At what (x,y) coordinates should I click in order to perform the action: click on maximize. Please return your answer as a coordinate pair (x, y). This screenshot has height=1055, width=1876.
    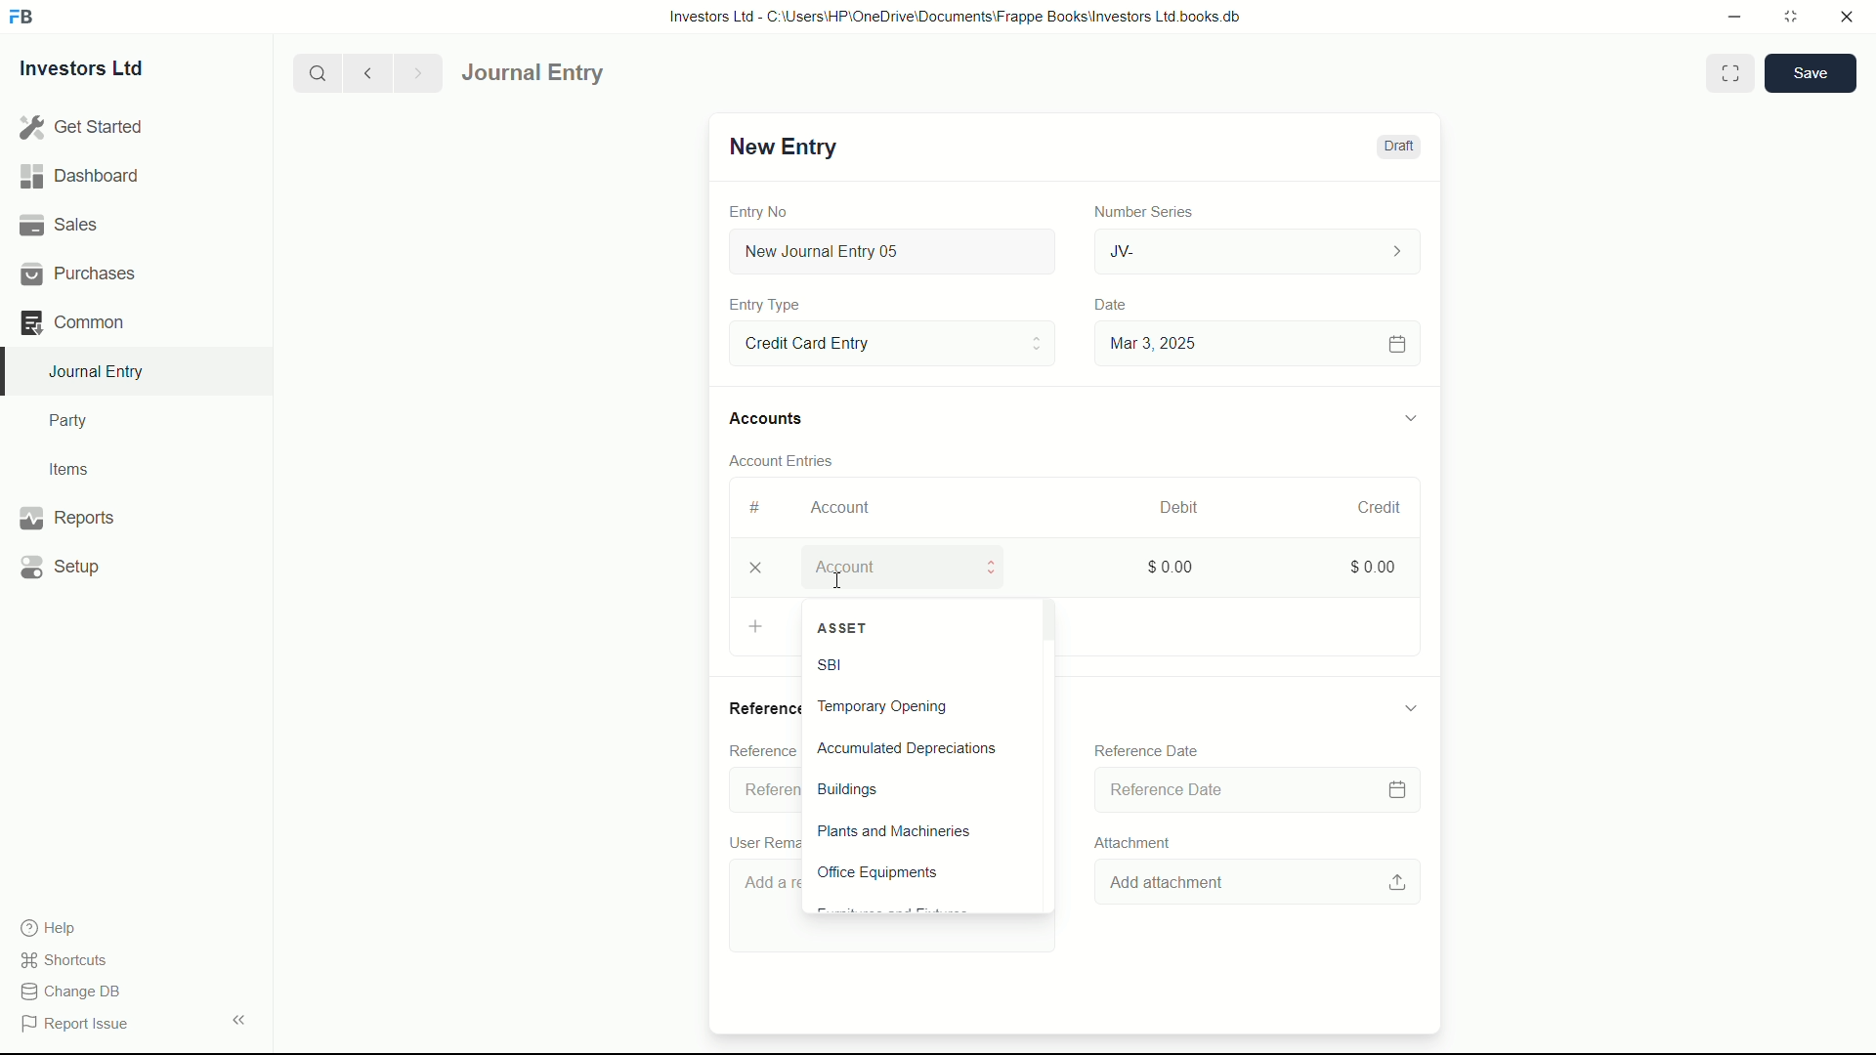
    Looking at the image, I should click on (1790, 15).